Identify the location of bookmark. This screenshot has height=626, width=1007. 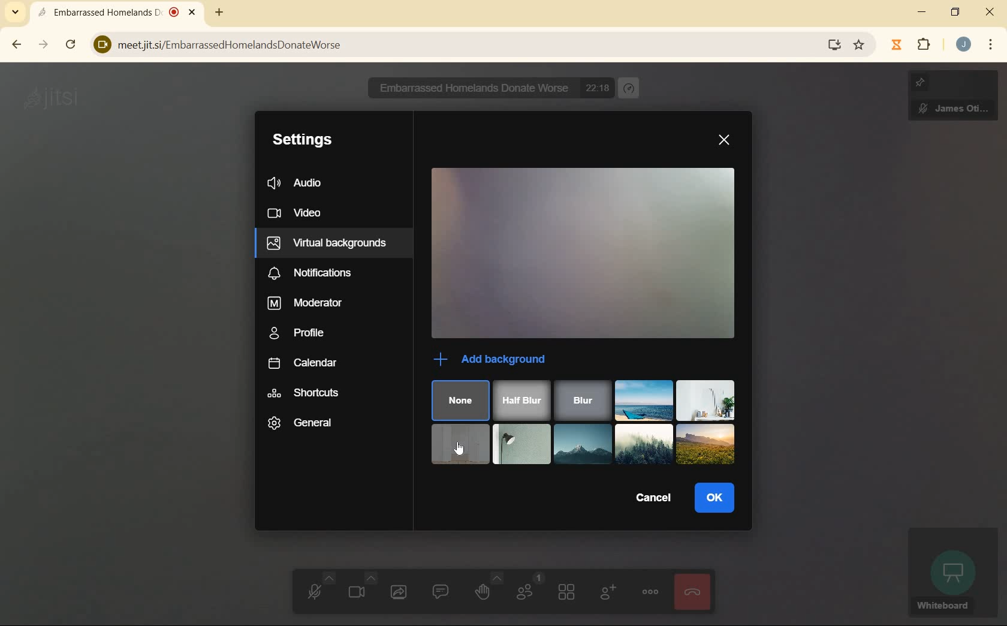
(858, 45).